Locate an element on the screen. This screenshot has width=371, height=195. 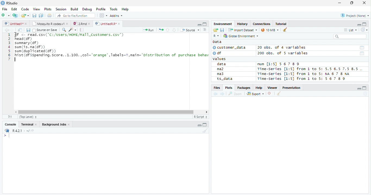
customer_data is located at coordinates (230, 48).